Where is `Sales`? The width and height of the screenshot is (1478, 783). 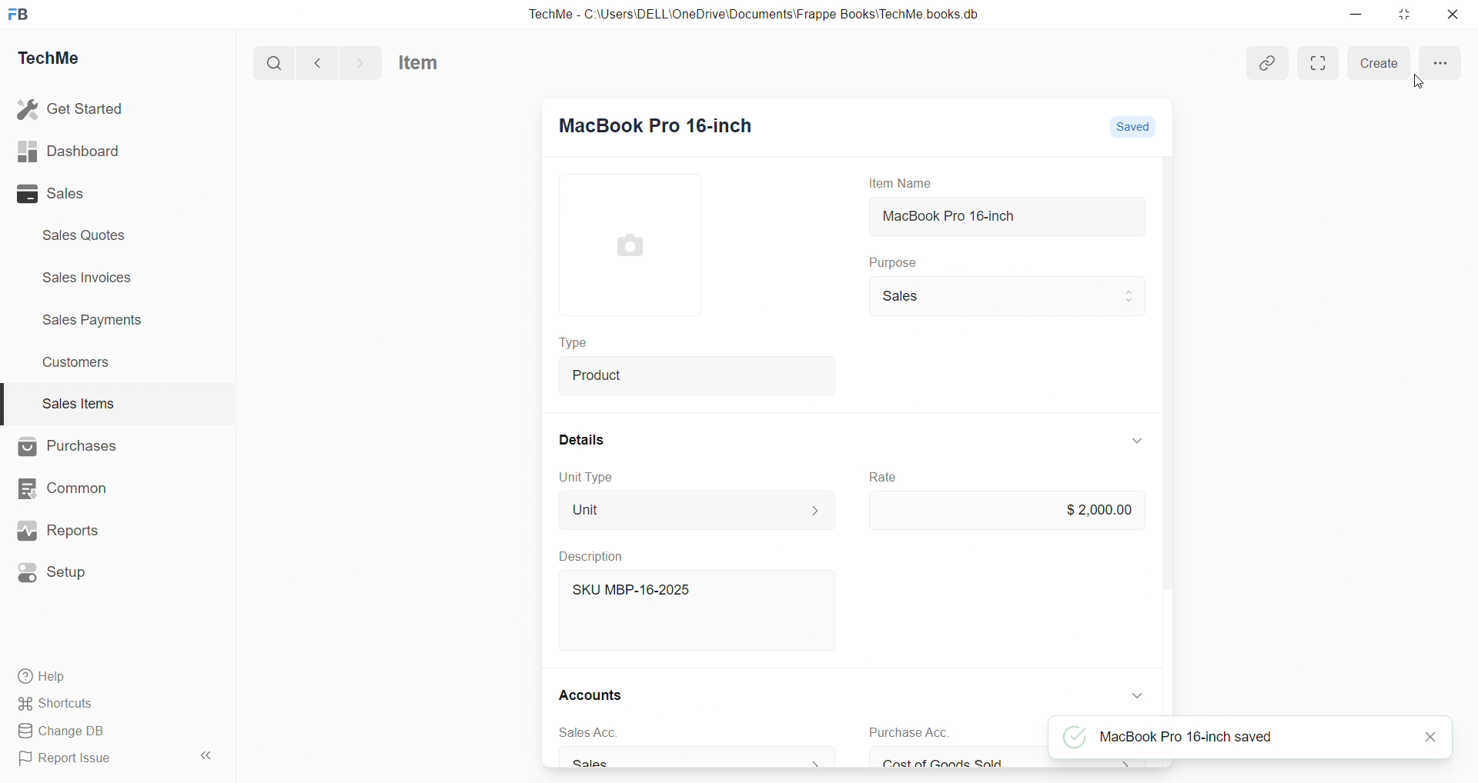 Sales is located at coordinates (696, 759).